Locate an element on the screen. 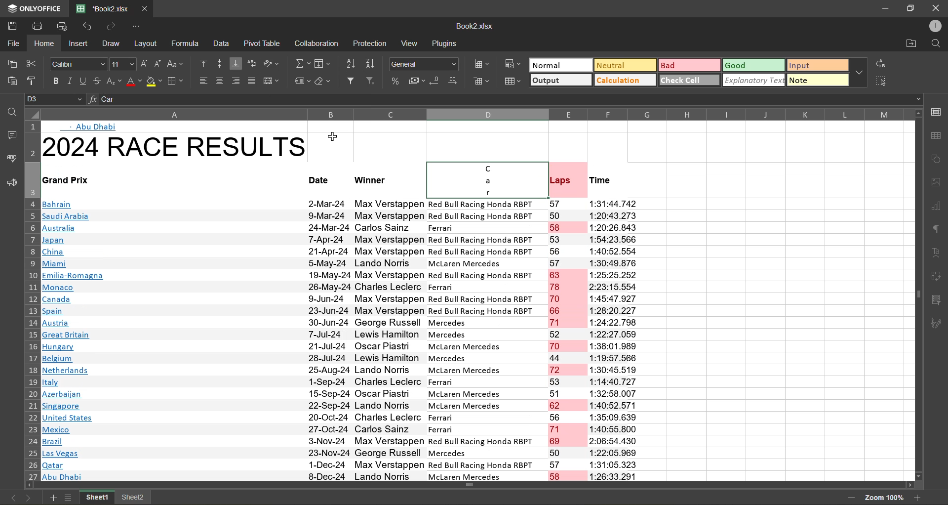  layout is located at coordinates (144, 45).